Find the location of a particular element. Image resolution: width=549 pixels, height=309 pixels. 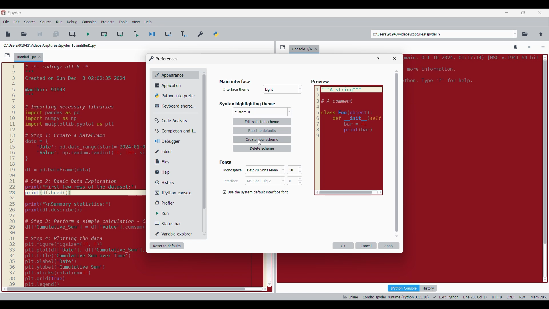

Indicates monospace setting is located at coordinates (232, 170).